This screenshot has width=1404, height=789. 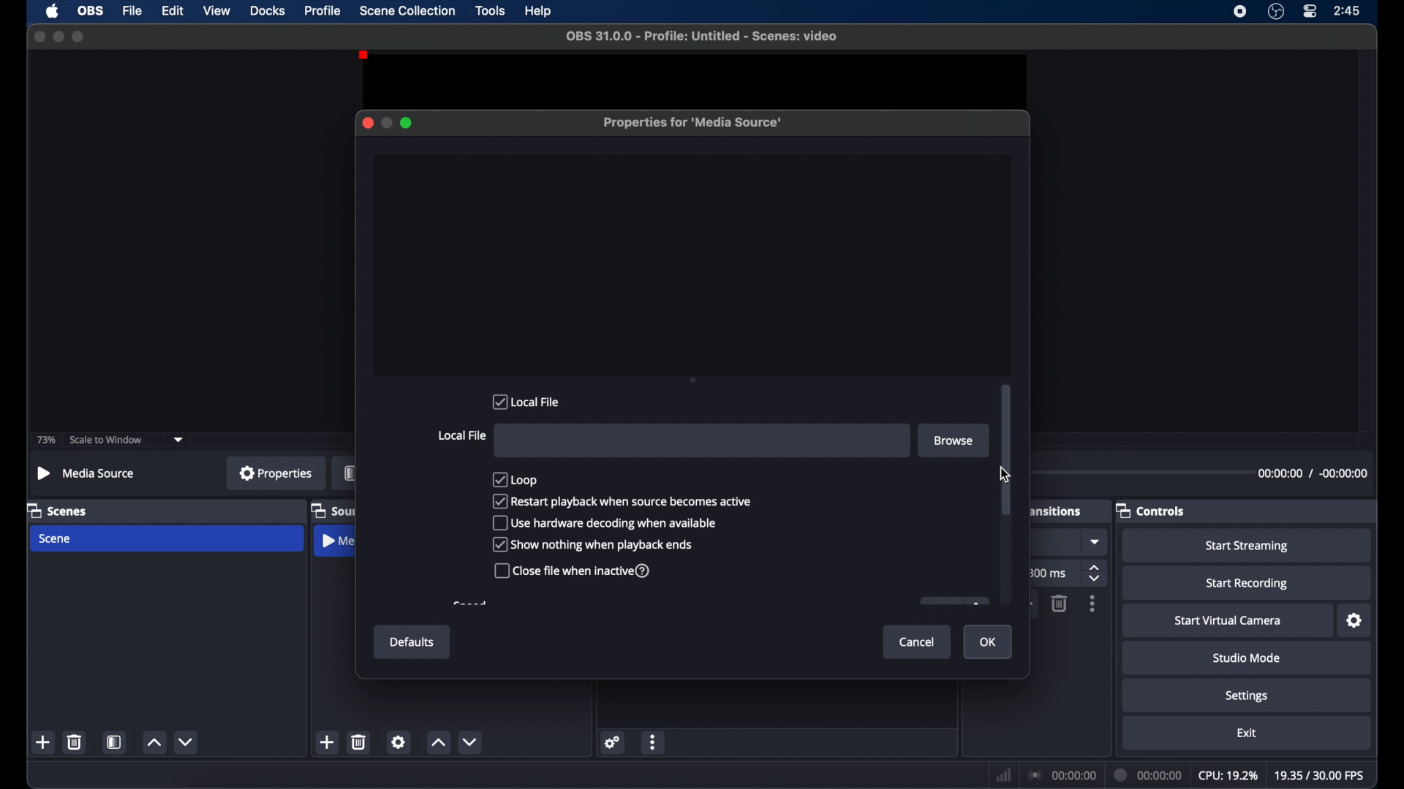 I want to click on local file, so click(x=461, y=435).